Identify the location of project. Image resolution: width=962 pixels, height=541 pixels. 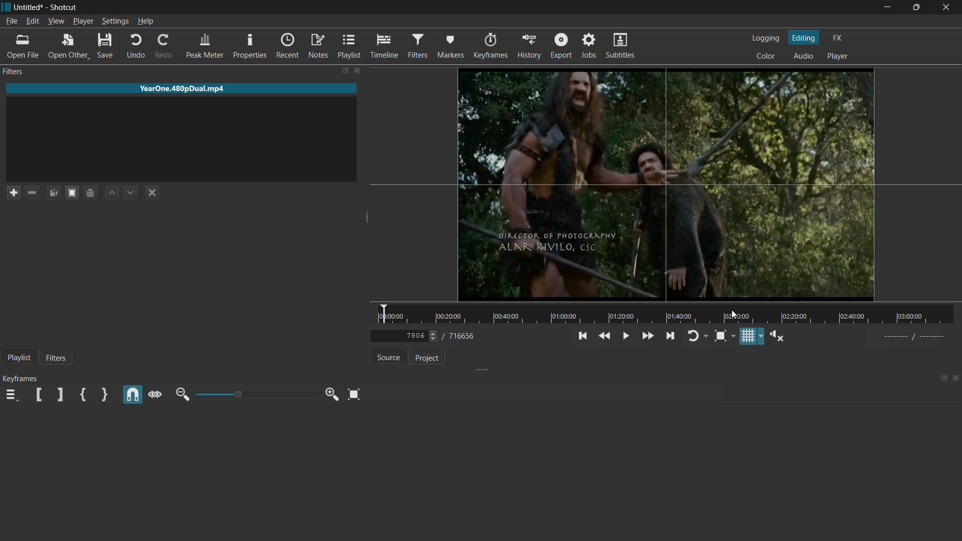
(426, 358).